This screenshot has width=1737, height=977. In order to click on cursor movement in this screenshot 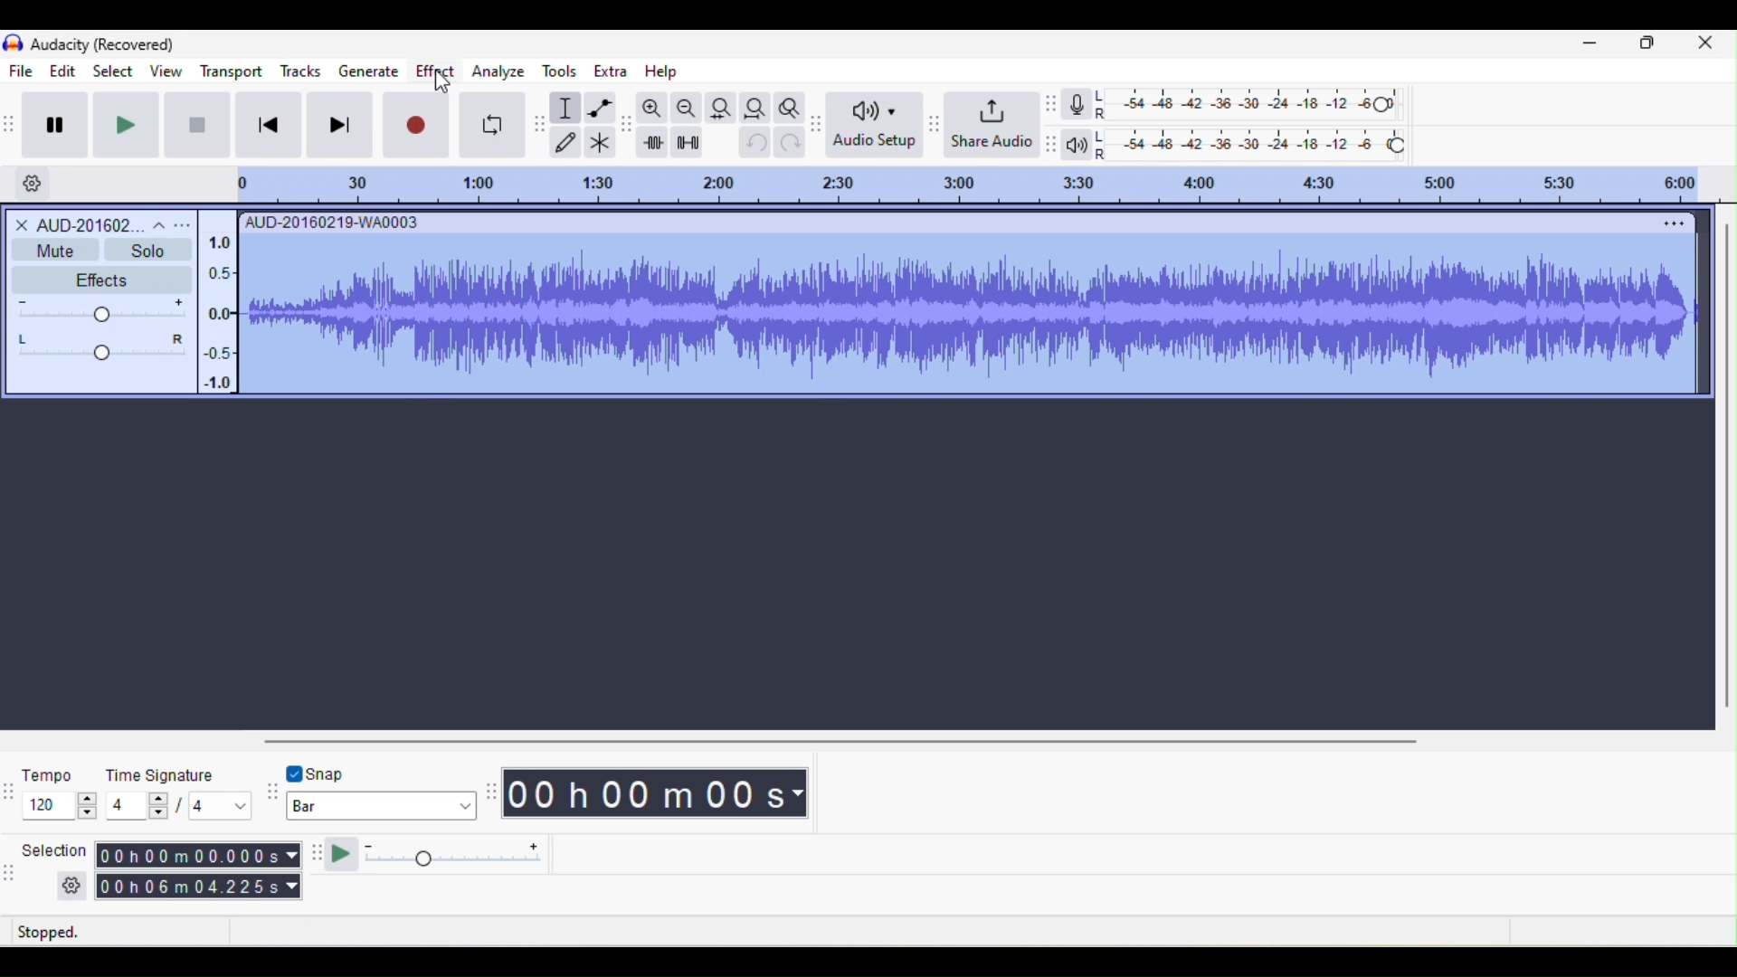, I will do `click(442, 84)`.